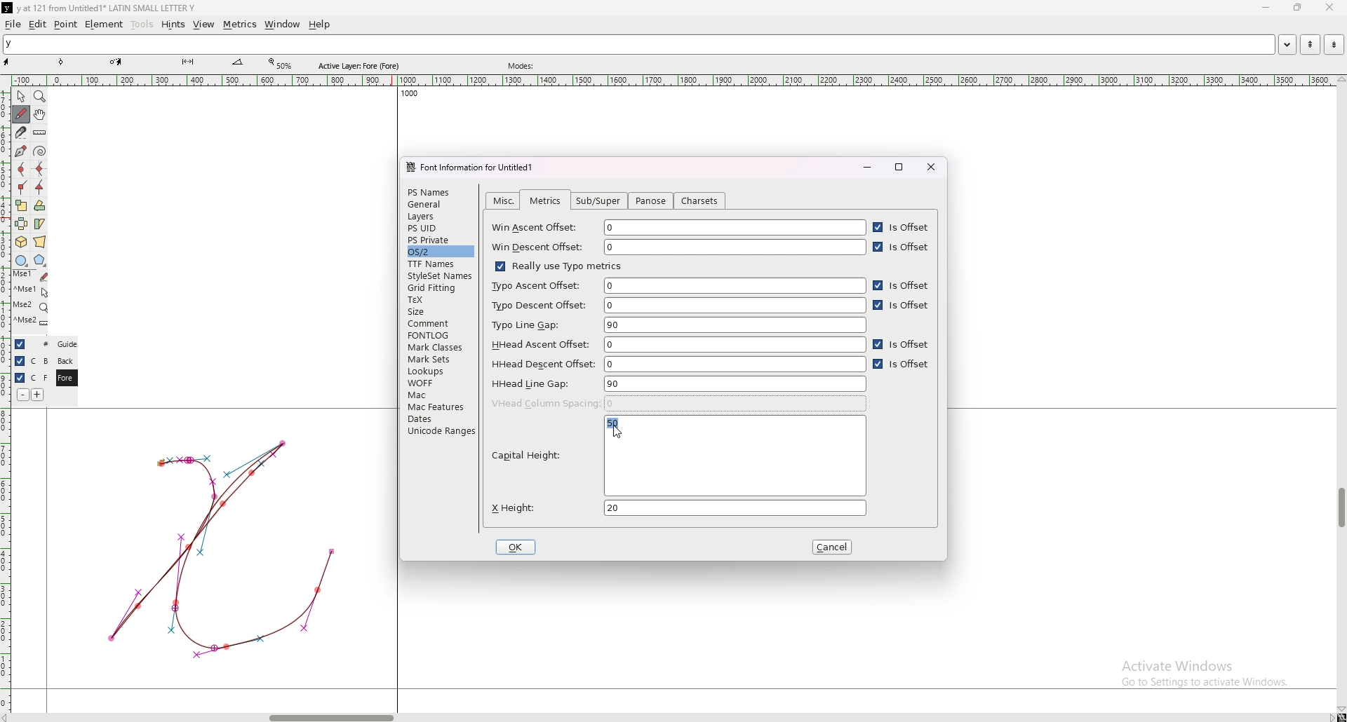  What do you see at coordinates (238, 62) in the screenshot?
I see `measurement tool` at bounding box center [238, 62].